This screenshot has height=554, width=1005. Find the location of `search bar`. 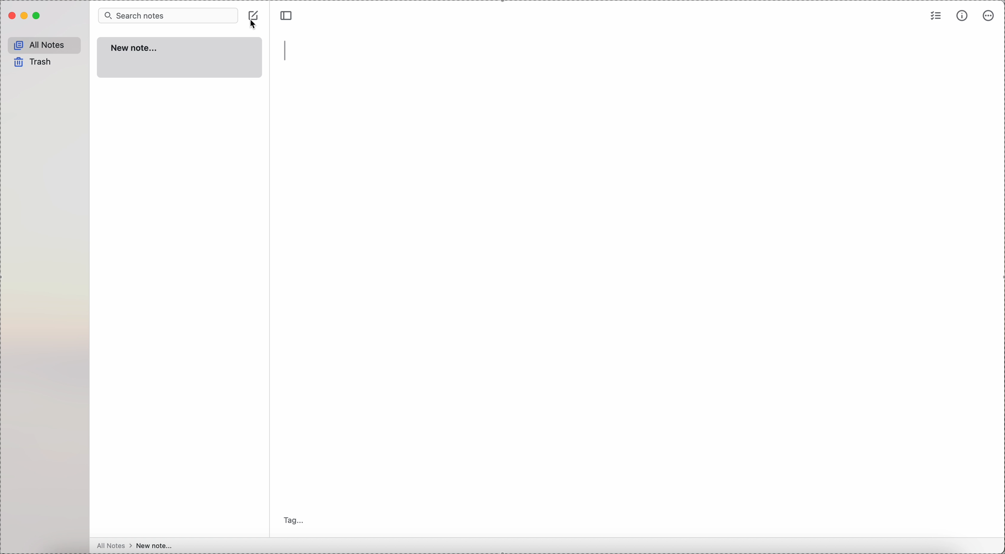

search bar is located at coordinates (167, 16).